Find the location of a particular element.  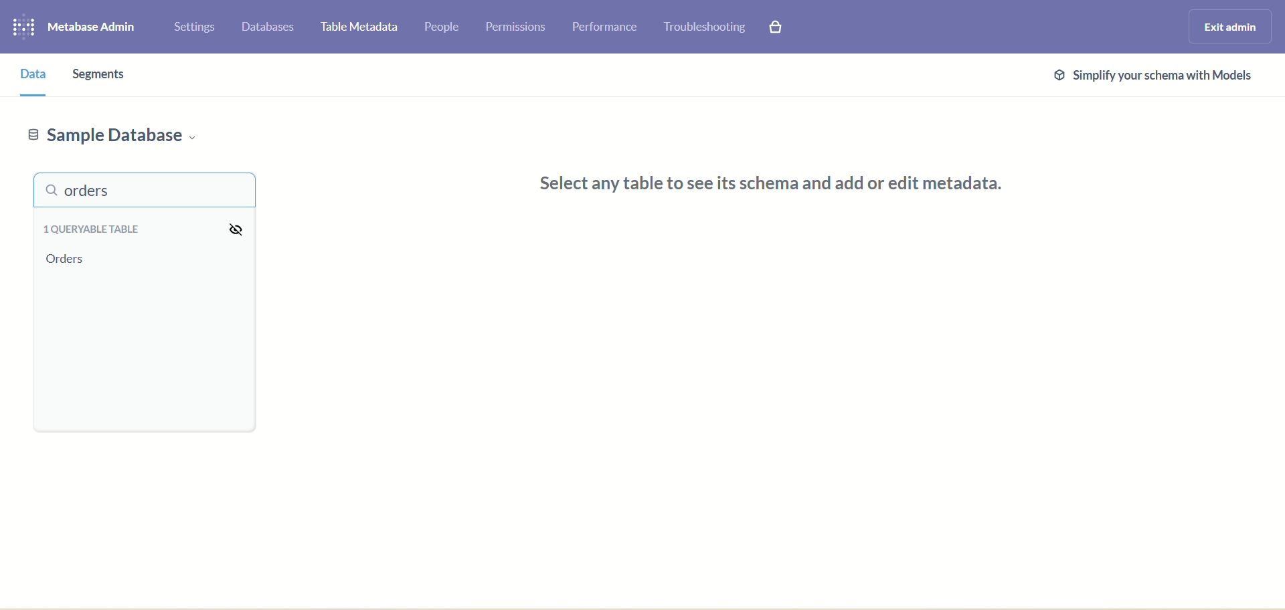

databases is located at coordinates (270, 27).